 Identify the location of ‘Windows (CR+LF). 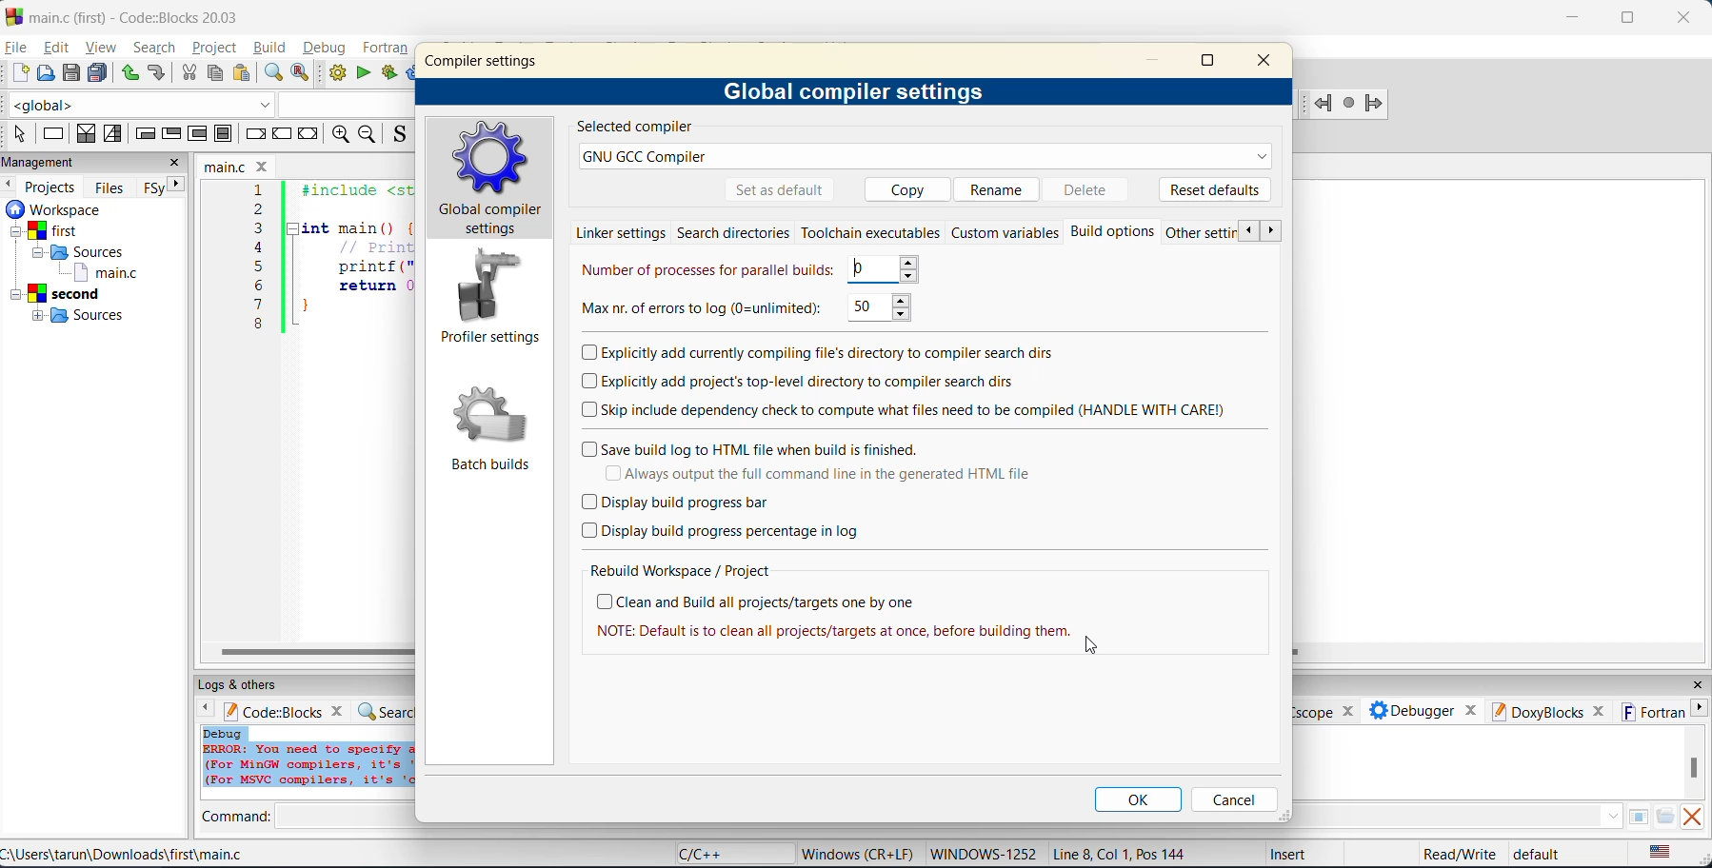
(855, 852).